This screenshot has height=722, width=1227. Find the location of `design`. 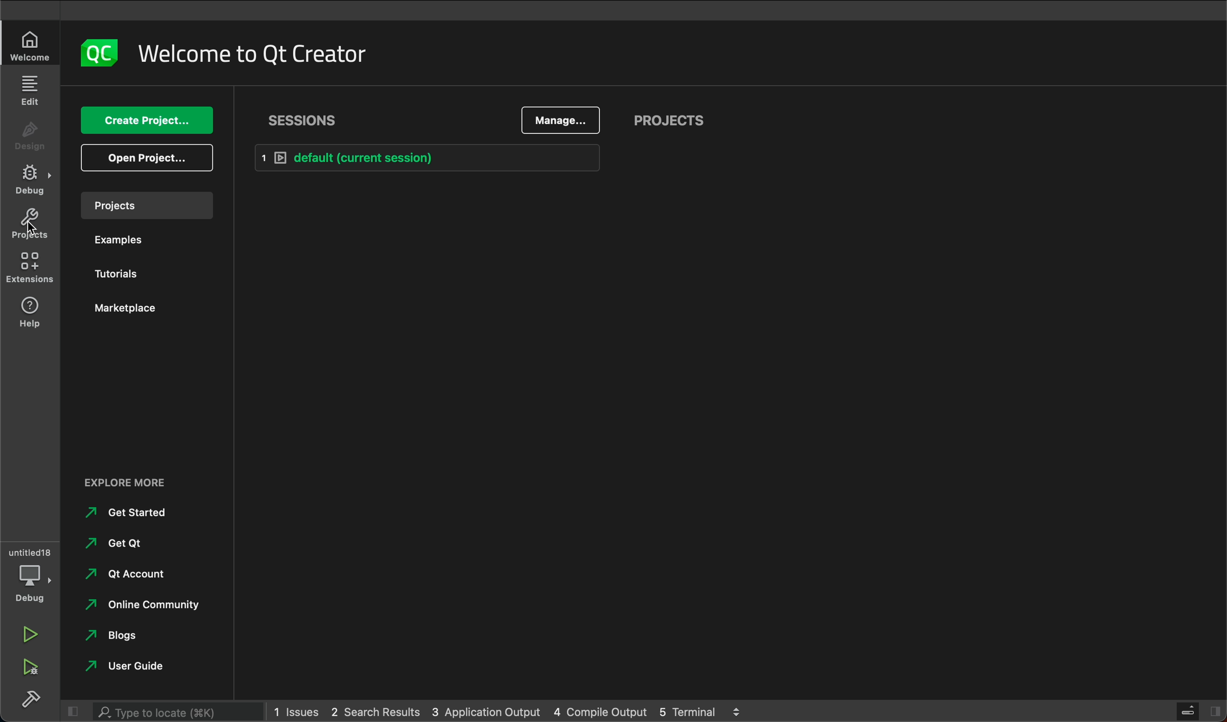

design is located at coordinates (29, 134).